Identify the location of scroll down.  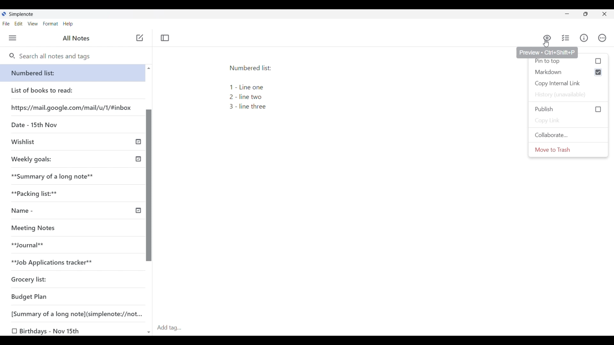
(150, 329).